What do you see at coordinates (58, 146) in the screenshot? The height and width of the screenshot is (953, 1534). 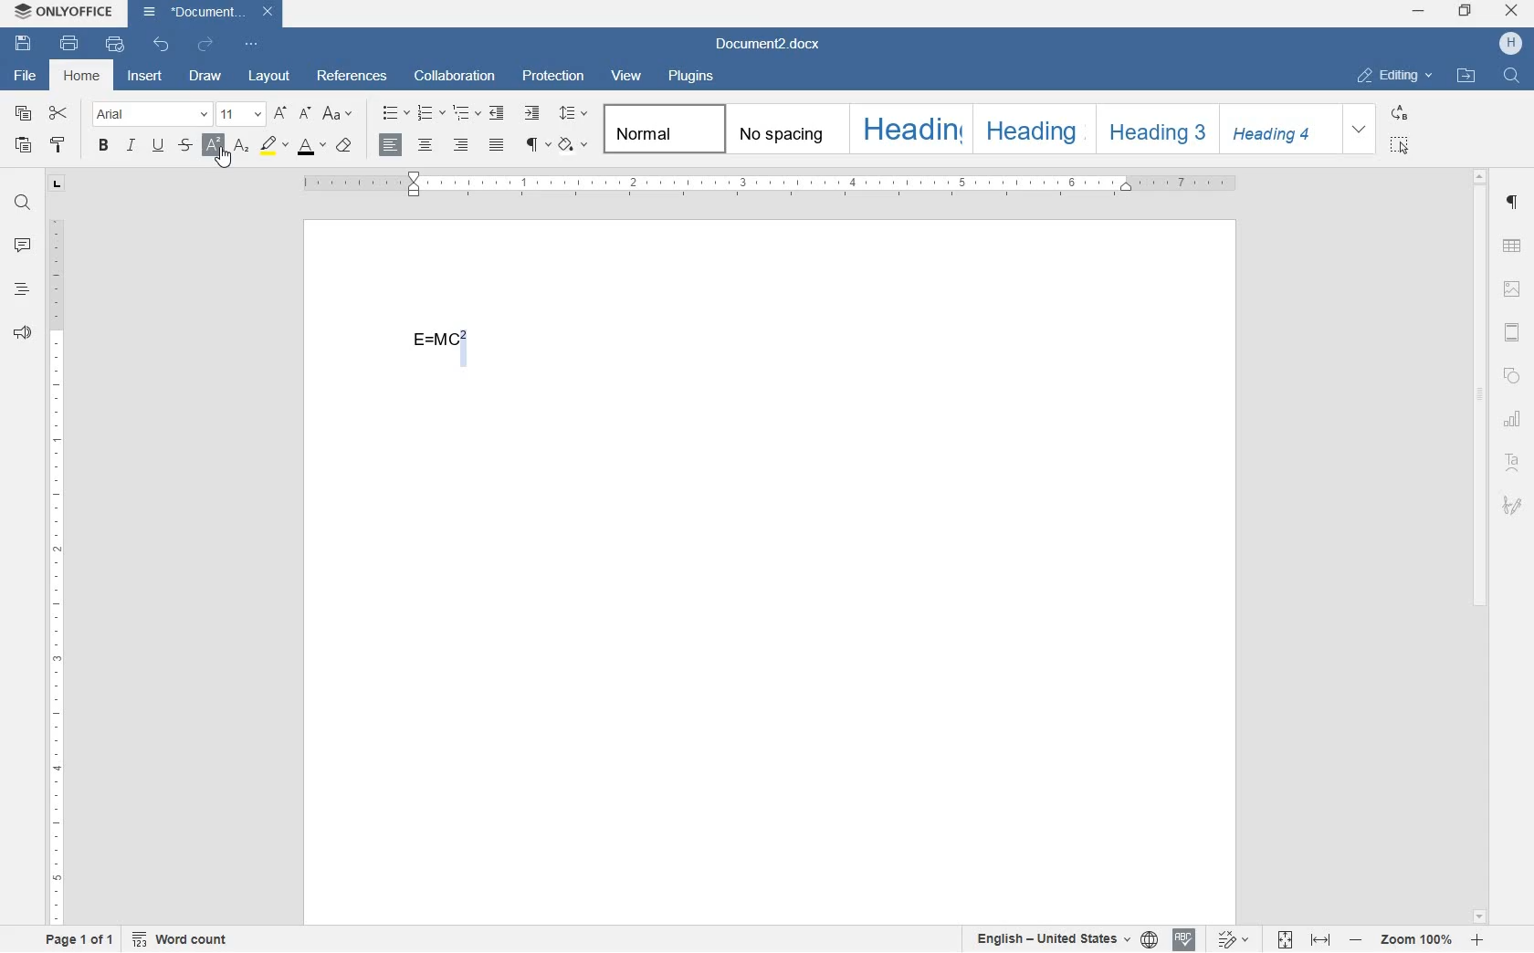 I see `copy style` at bounding box center [58, 146].